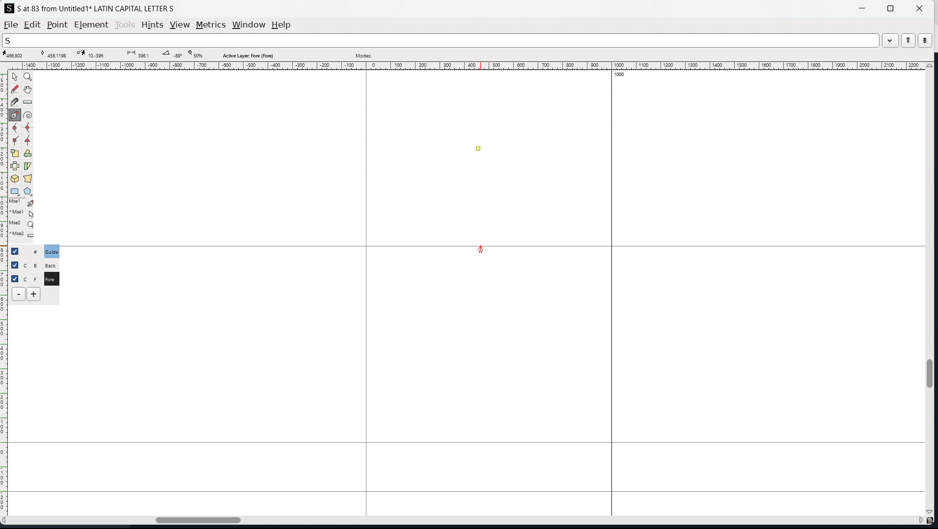 The width and height of the screenshot is (938, 529). What do you see at coordinates (9, 8) in the screenshot?
I see `logo` at bounding box center [9, 8].